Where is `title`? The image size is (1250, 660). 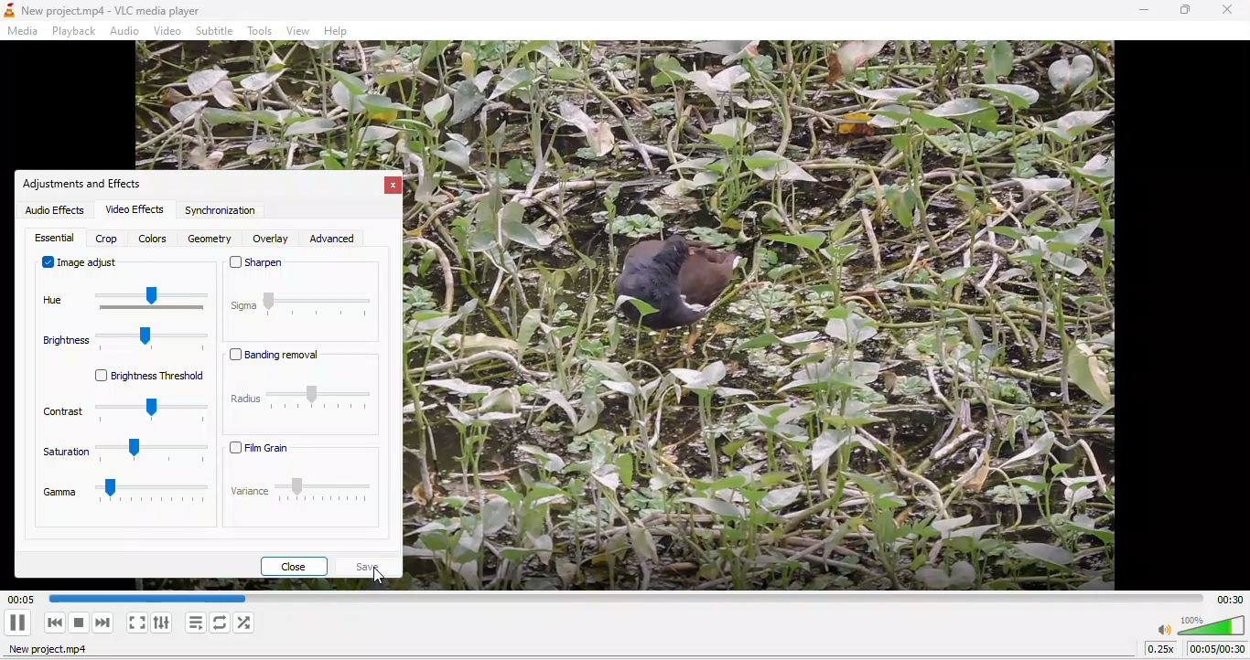 title is located at coordinates (109, 11).